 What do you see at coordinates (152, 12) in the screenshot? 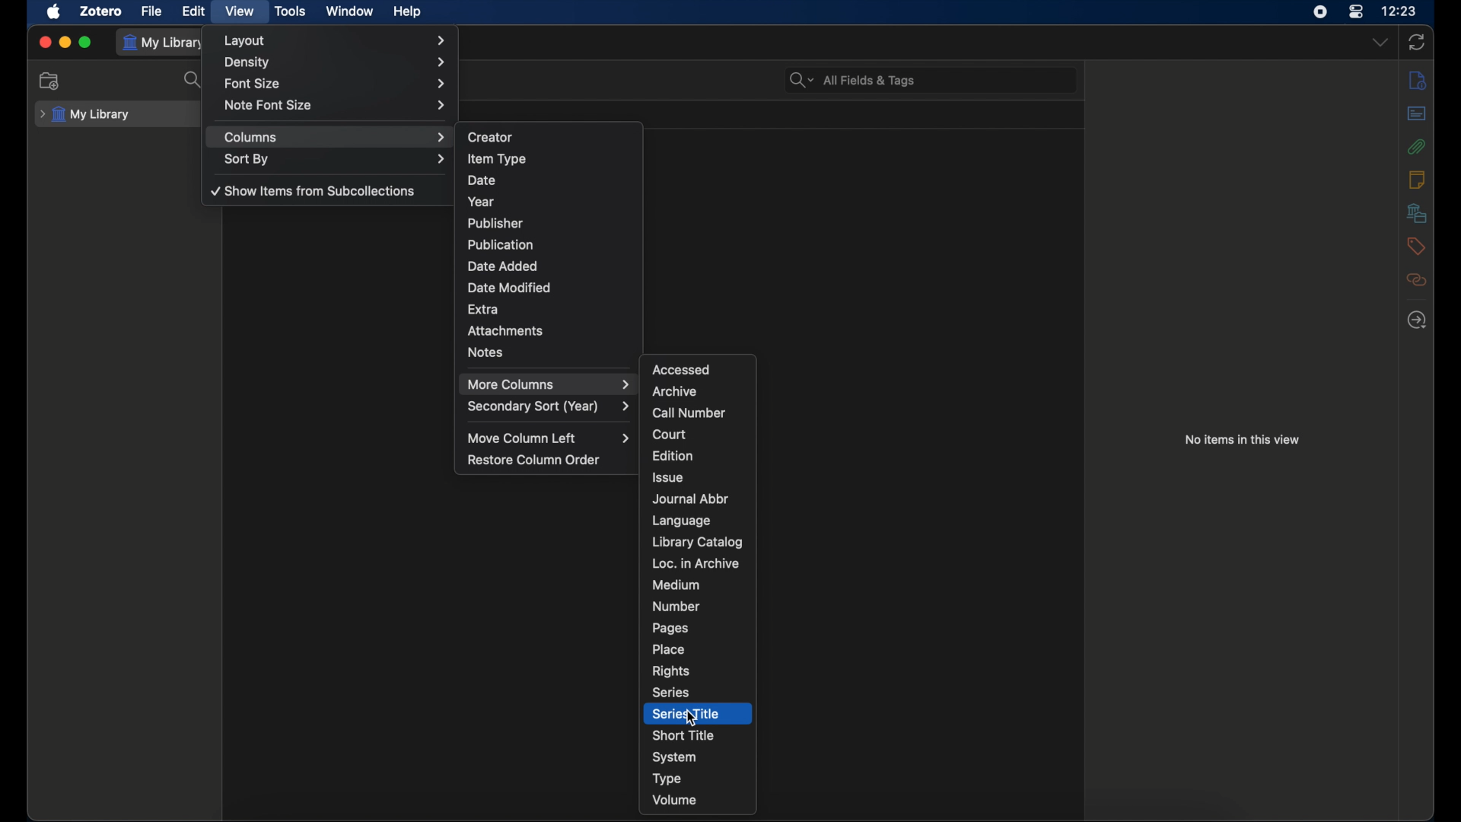
I see `file` at bounding box center [152, 12].